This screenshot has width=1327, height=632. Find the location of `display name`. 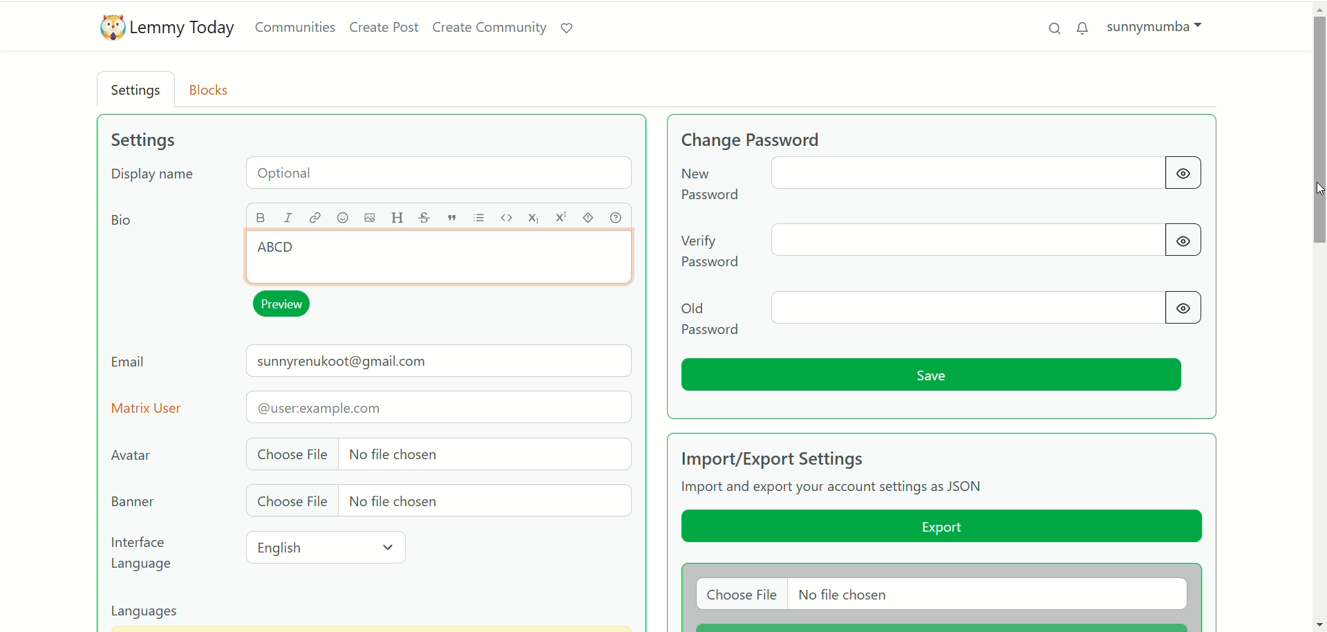

display name is located at coordinates (375, 176).